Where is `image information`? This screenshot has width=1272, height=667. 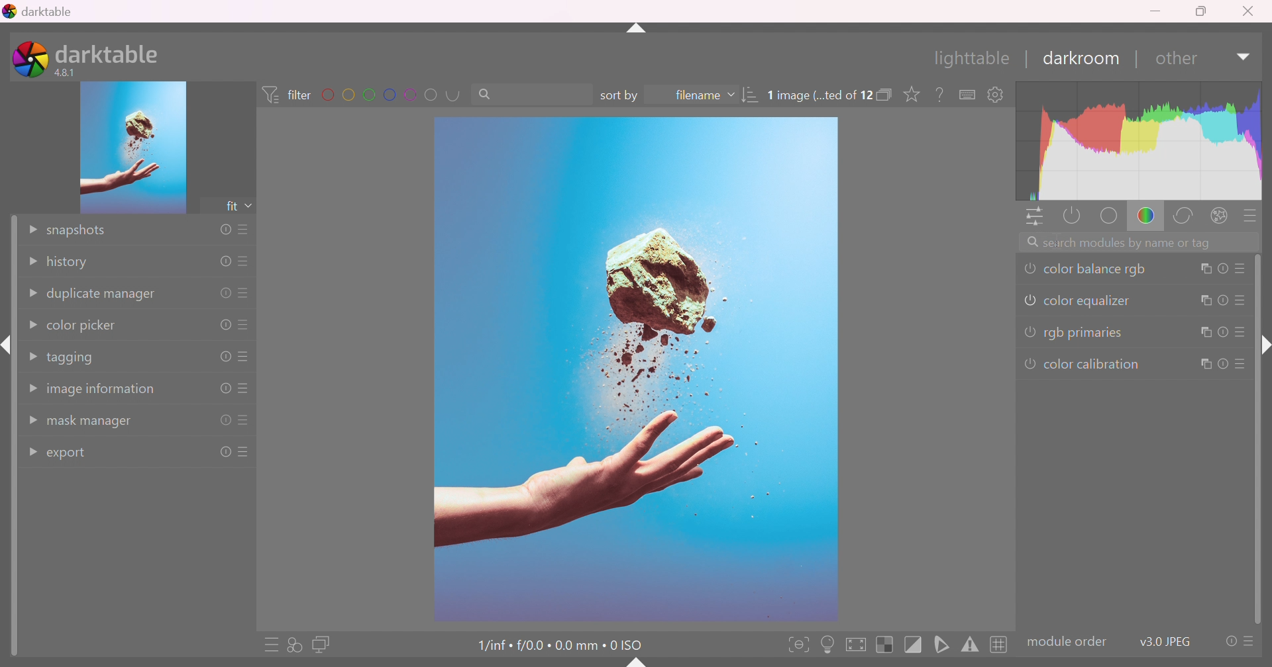 image information is located at coordinates (105, 390).